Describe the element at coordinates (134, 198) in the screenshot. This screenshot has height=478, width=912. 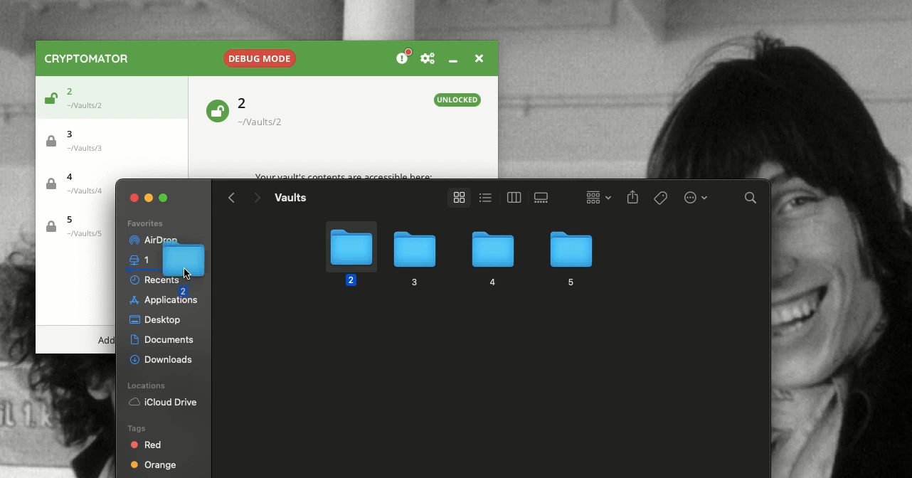
I see `Close` at that location.